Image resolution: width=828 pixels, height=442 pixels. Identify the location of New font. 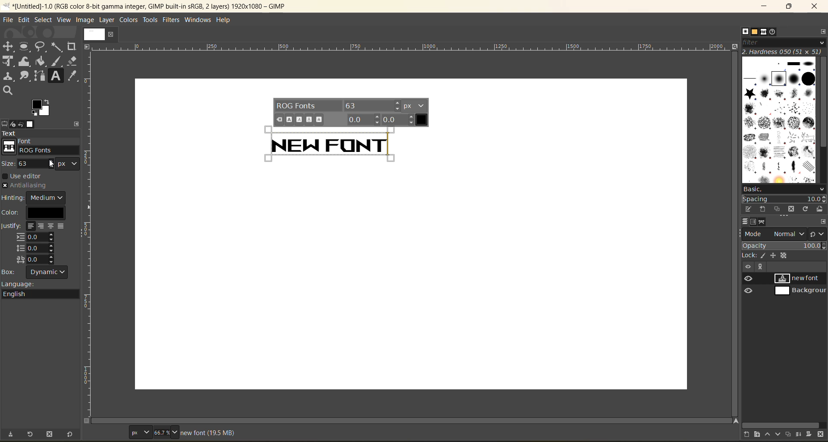
(333, 143).